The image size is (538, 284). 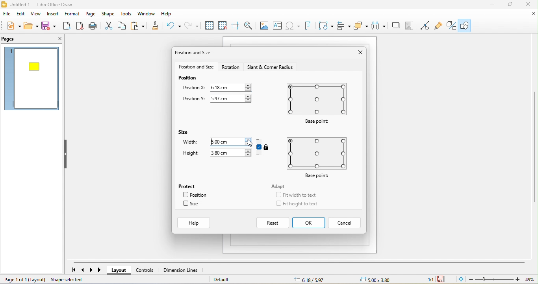 I want to click on snap to grid, so click(x=224, y=26).